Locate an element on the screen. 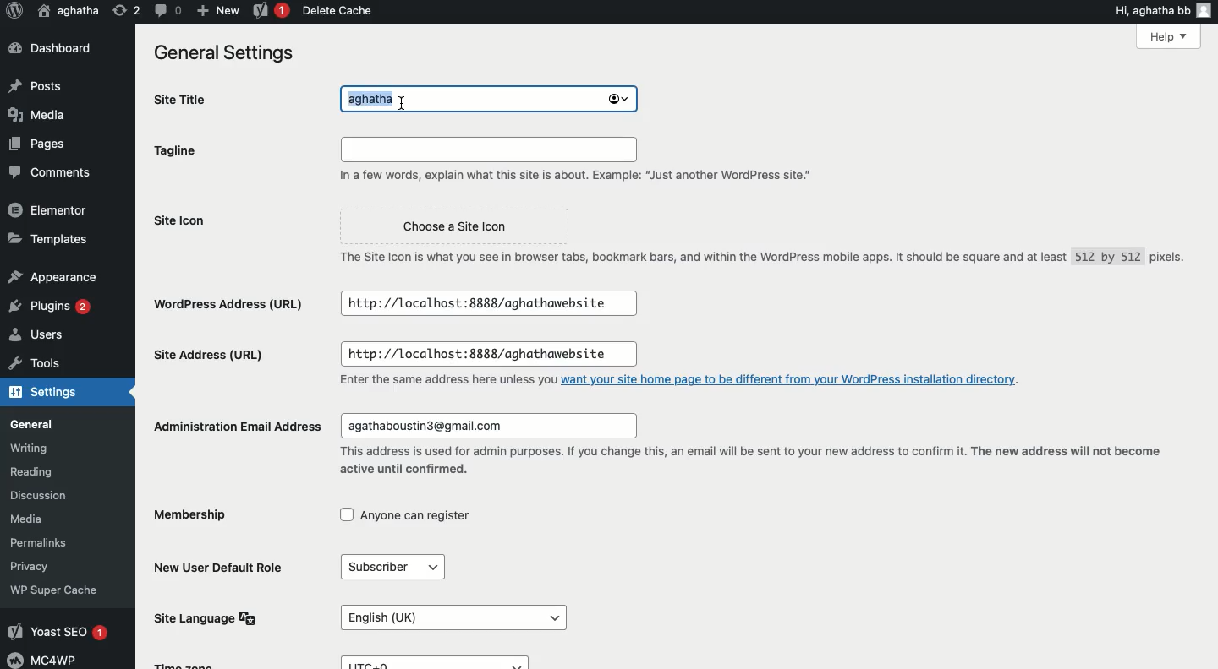 This screenshot has width=1218, height=669. Privacy is located at coordinates (32, 565).